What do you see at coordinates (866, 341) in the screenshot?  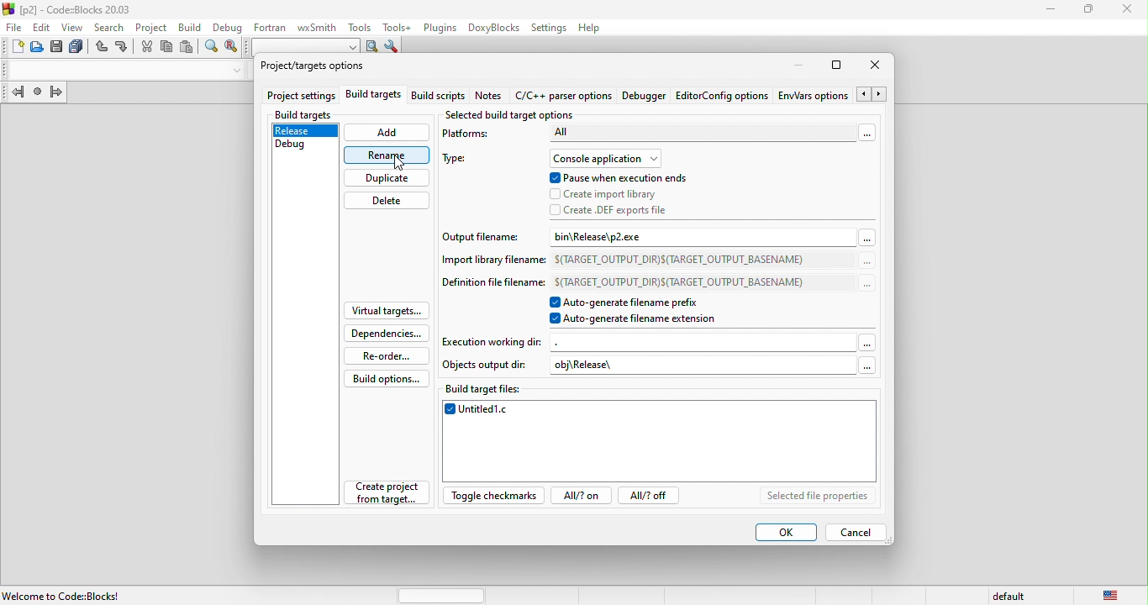 I see `More` at bounding box center [866, 341].